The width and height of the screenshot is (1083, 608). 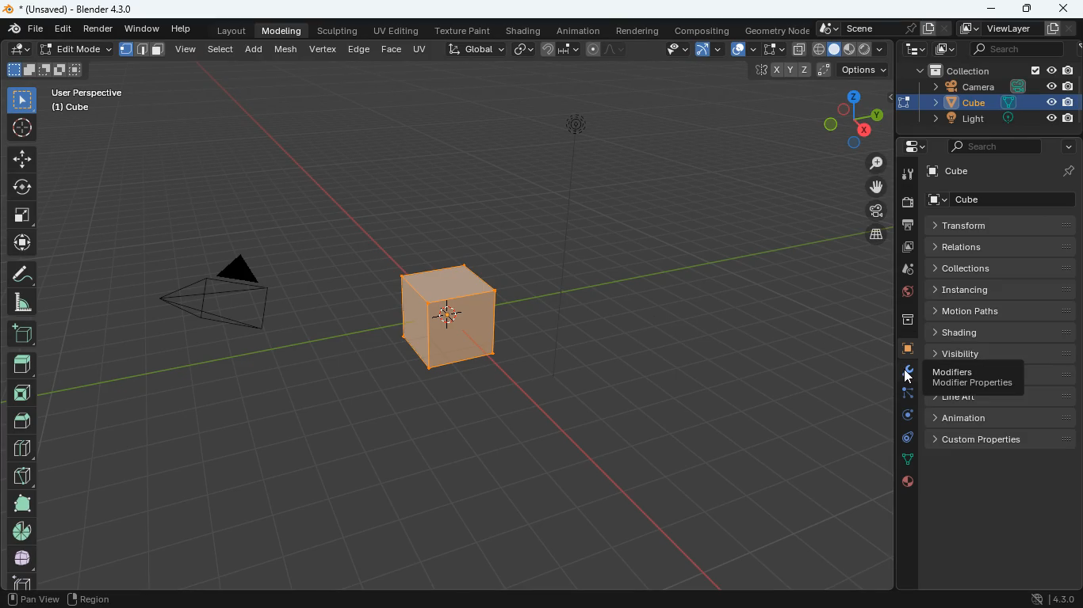 What do you see at coordinates (915, 146) in the screenshot?
I see `settings` at bounding box center [915, 146].